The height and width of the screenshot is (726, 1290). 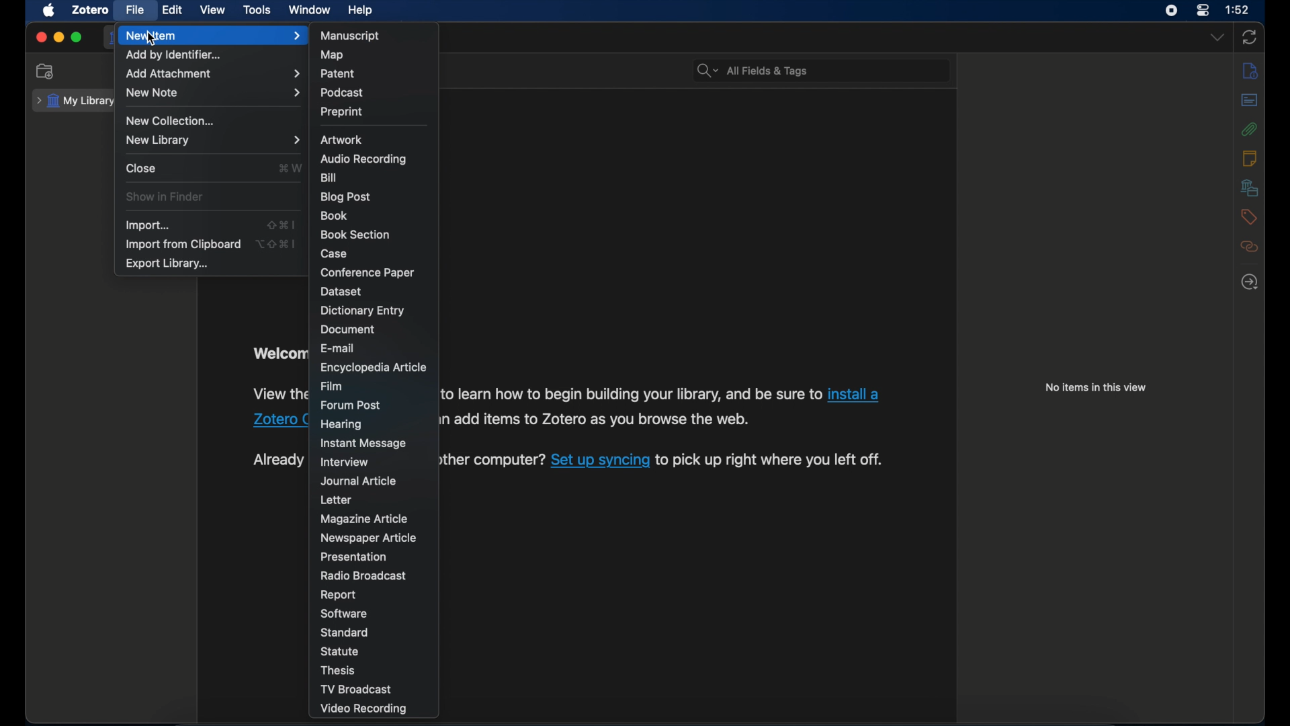 What do you see at coordinates (1203, 11) in the screenshot?
I see `control center` at bounding box center [1203, 11].